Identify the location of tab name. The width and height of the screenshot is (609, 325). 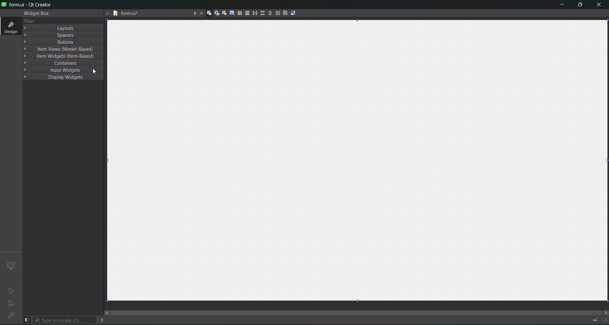
(137, 14).